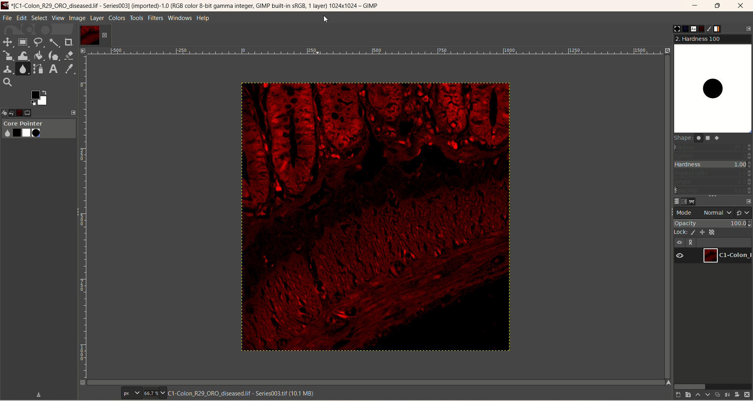 This screenshot has height=401, width=753. Describe the element at coordinates (680, 29) in the screenshot. I see `pattern` at that location.